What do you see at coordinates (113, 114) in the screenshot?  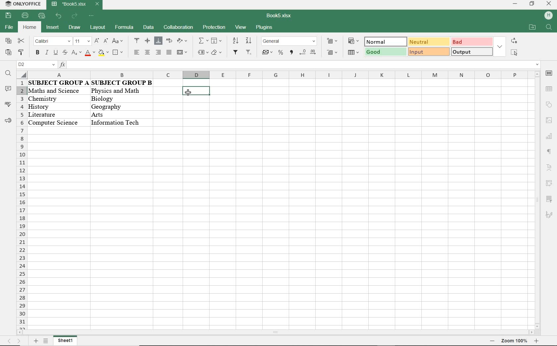 I see `arts` at bounding box center [113, 114].